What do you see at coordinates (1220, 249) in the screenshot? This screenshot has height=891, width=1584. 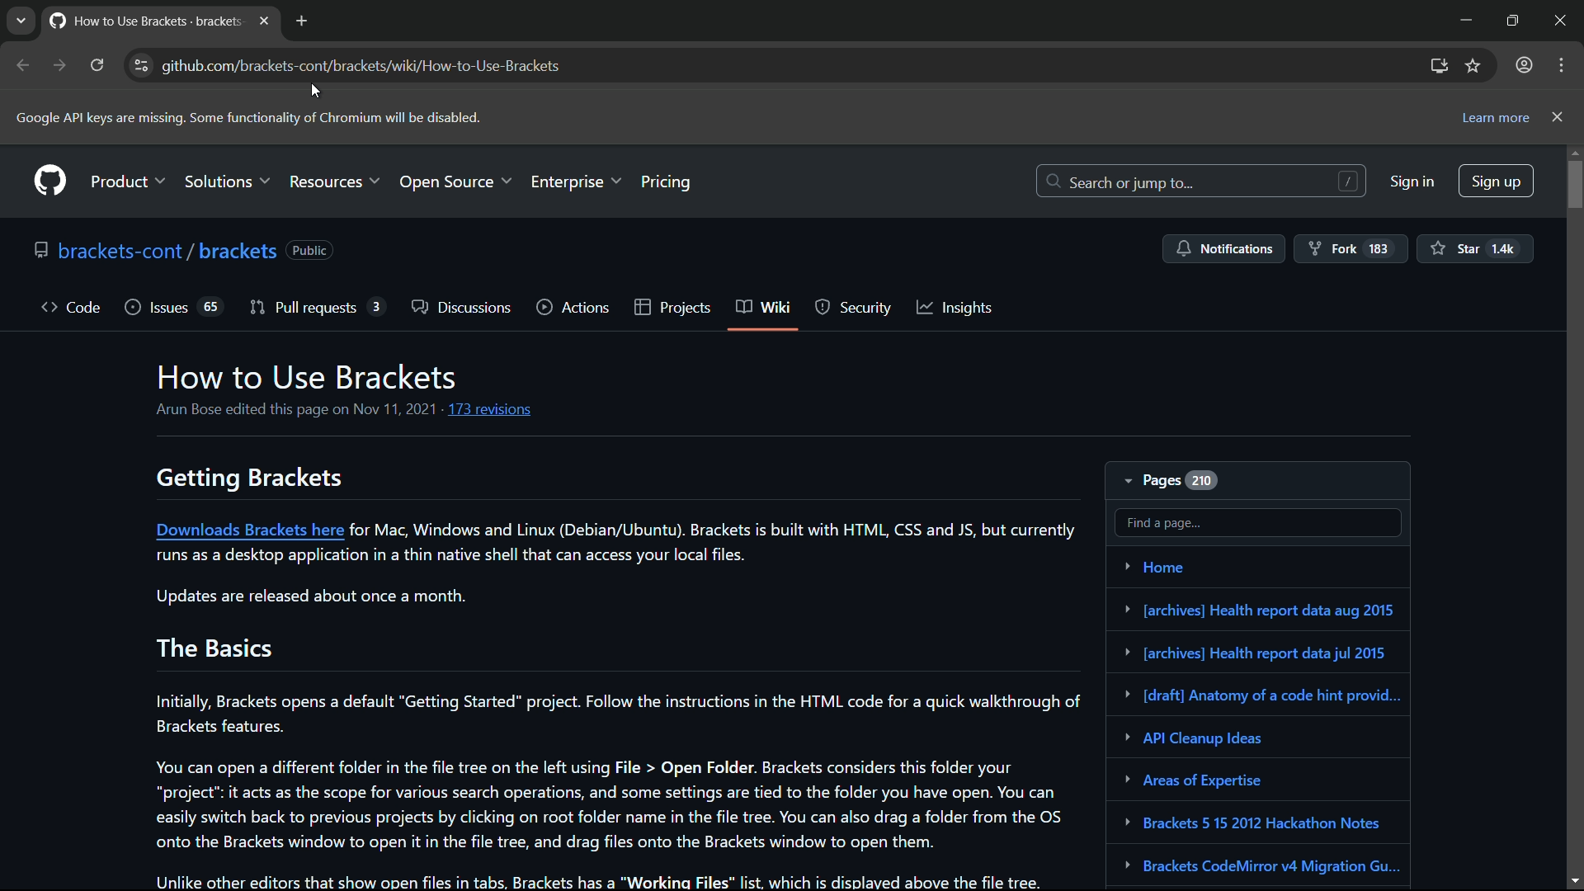 I see `notifications` at bounding box center [1220, 249].